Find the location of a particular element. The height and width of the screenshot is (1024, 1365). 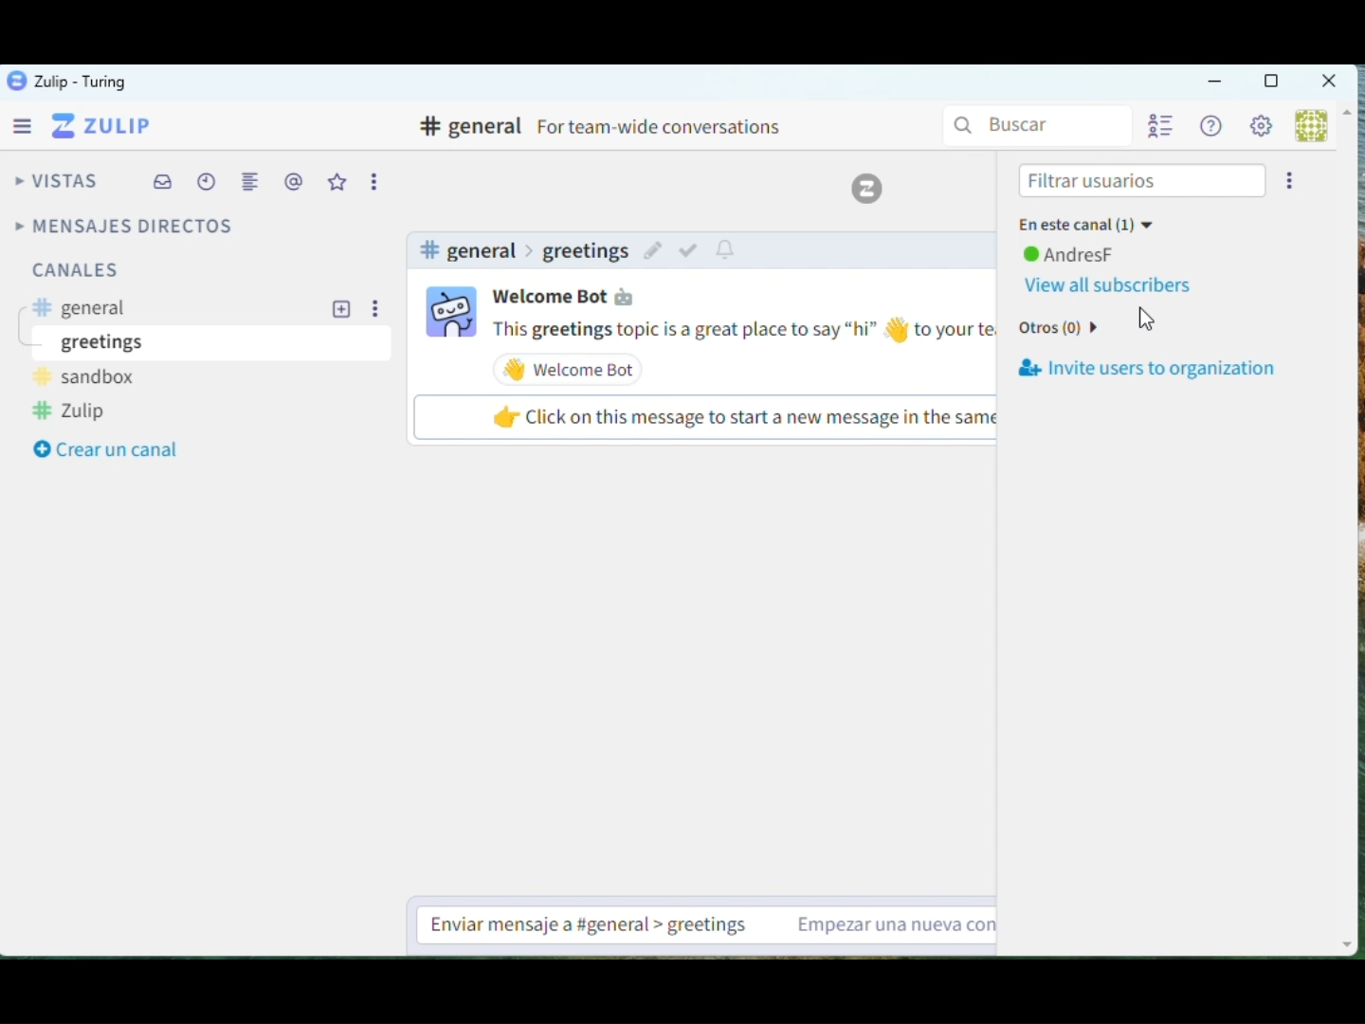

Filter users is located at coordinates (1143, 180).